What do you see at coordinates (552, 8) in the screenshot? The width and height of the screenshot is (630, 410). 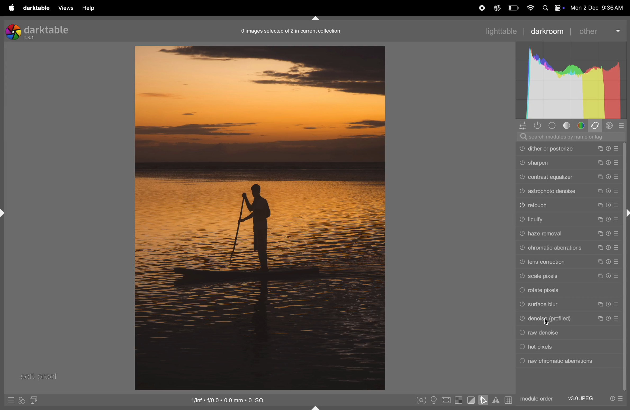 I see `apple widgets` at bounding box center [552, 8].